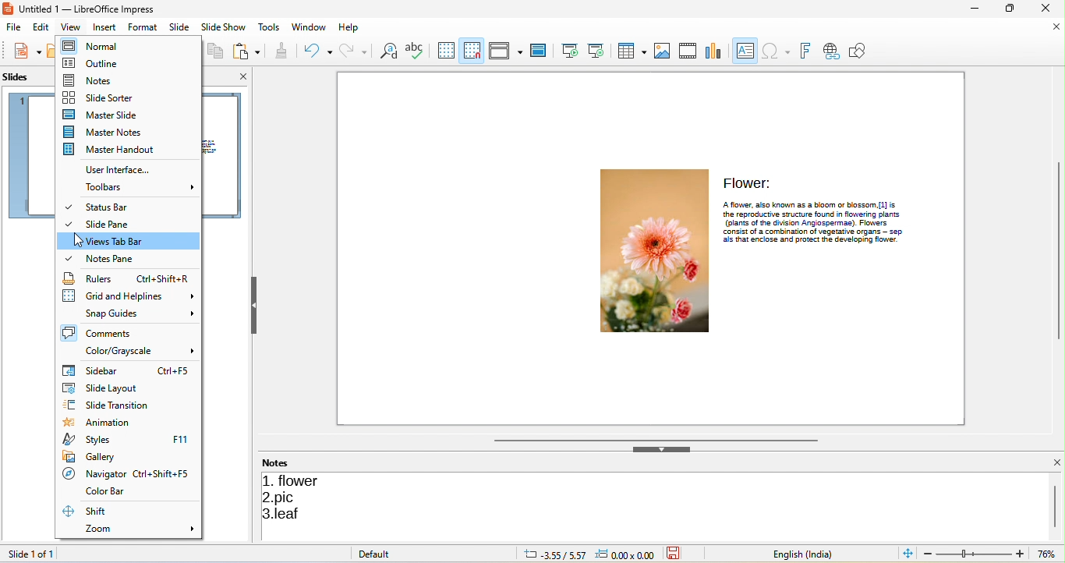 This screenshot has height=563, width=1065. I want to click on edit zoom, so click(974, 554).